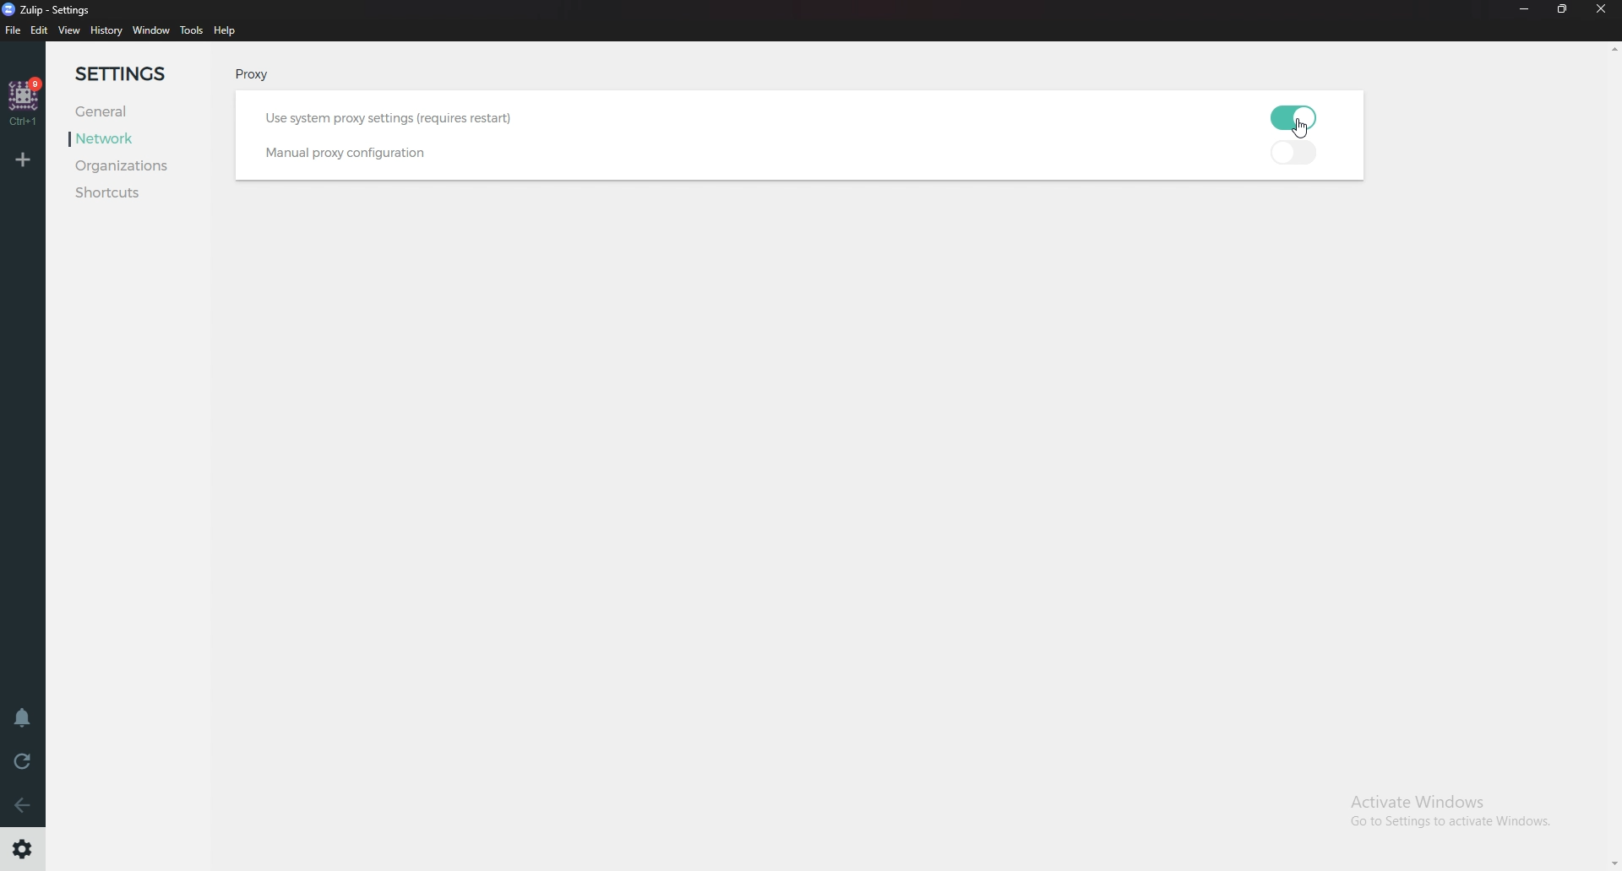 Image resolution: width=1622 pixels, height=871 pixels. Describe the element at coordinates (1304, 132) in the screenshot. I see `Cursor` at that location.